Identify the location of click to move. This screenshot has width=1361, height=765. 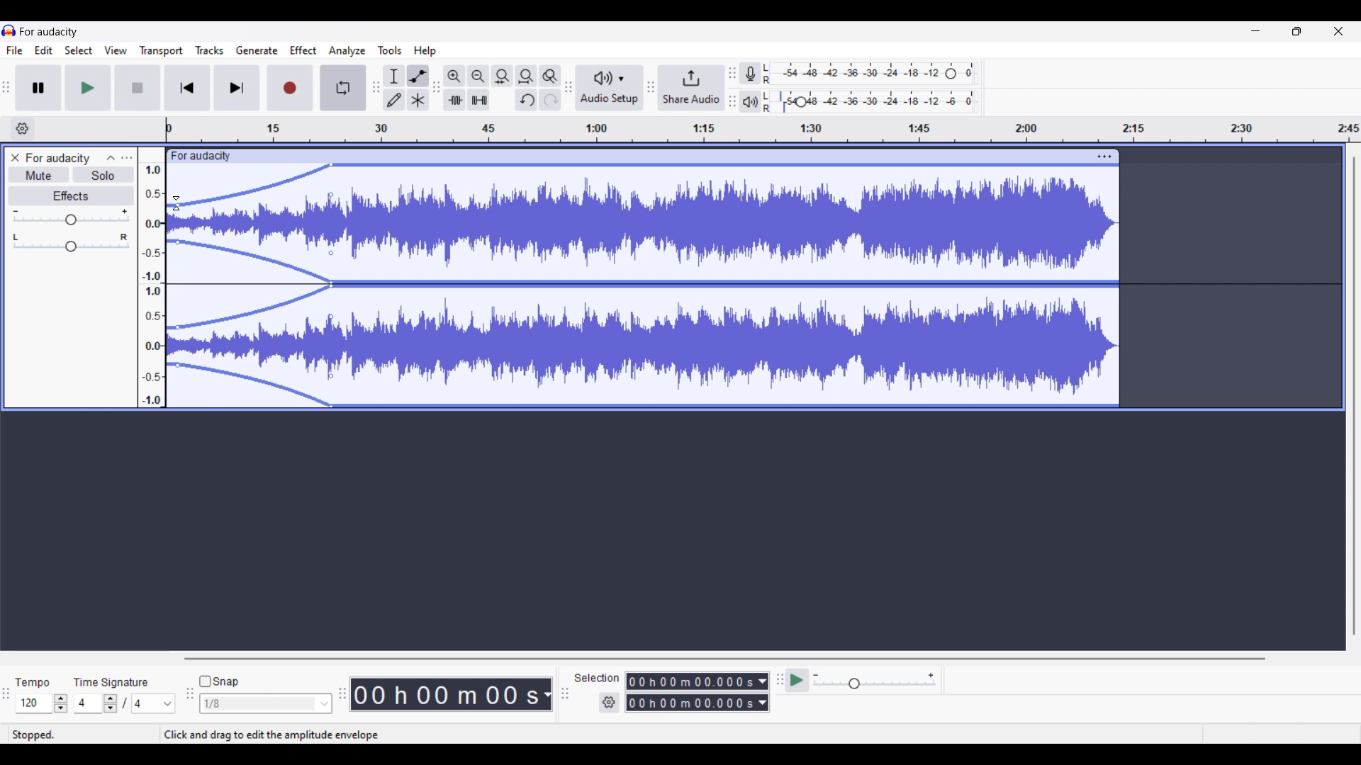
(663, 156).